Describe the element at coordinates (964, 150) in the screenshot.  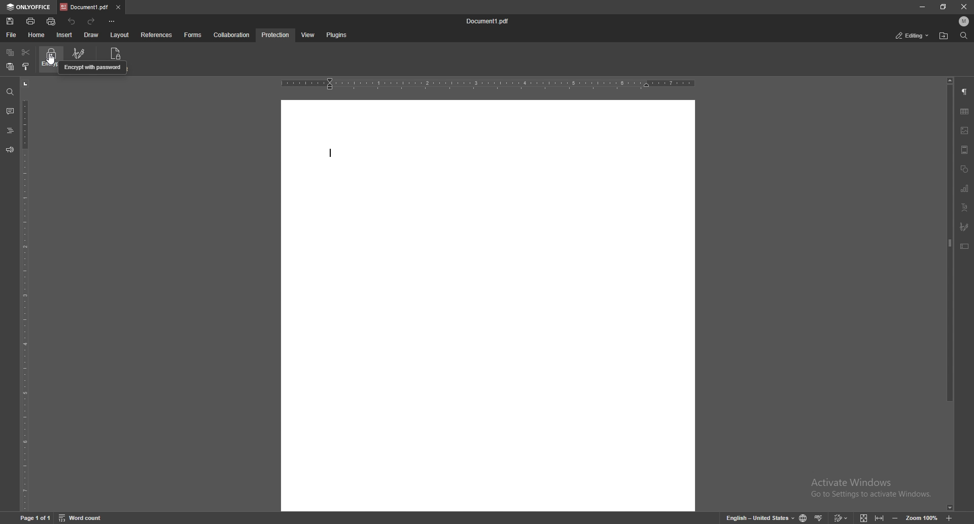
I see `header and footer` at that location.